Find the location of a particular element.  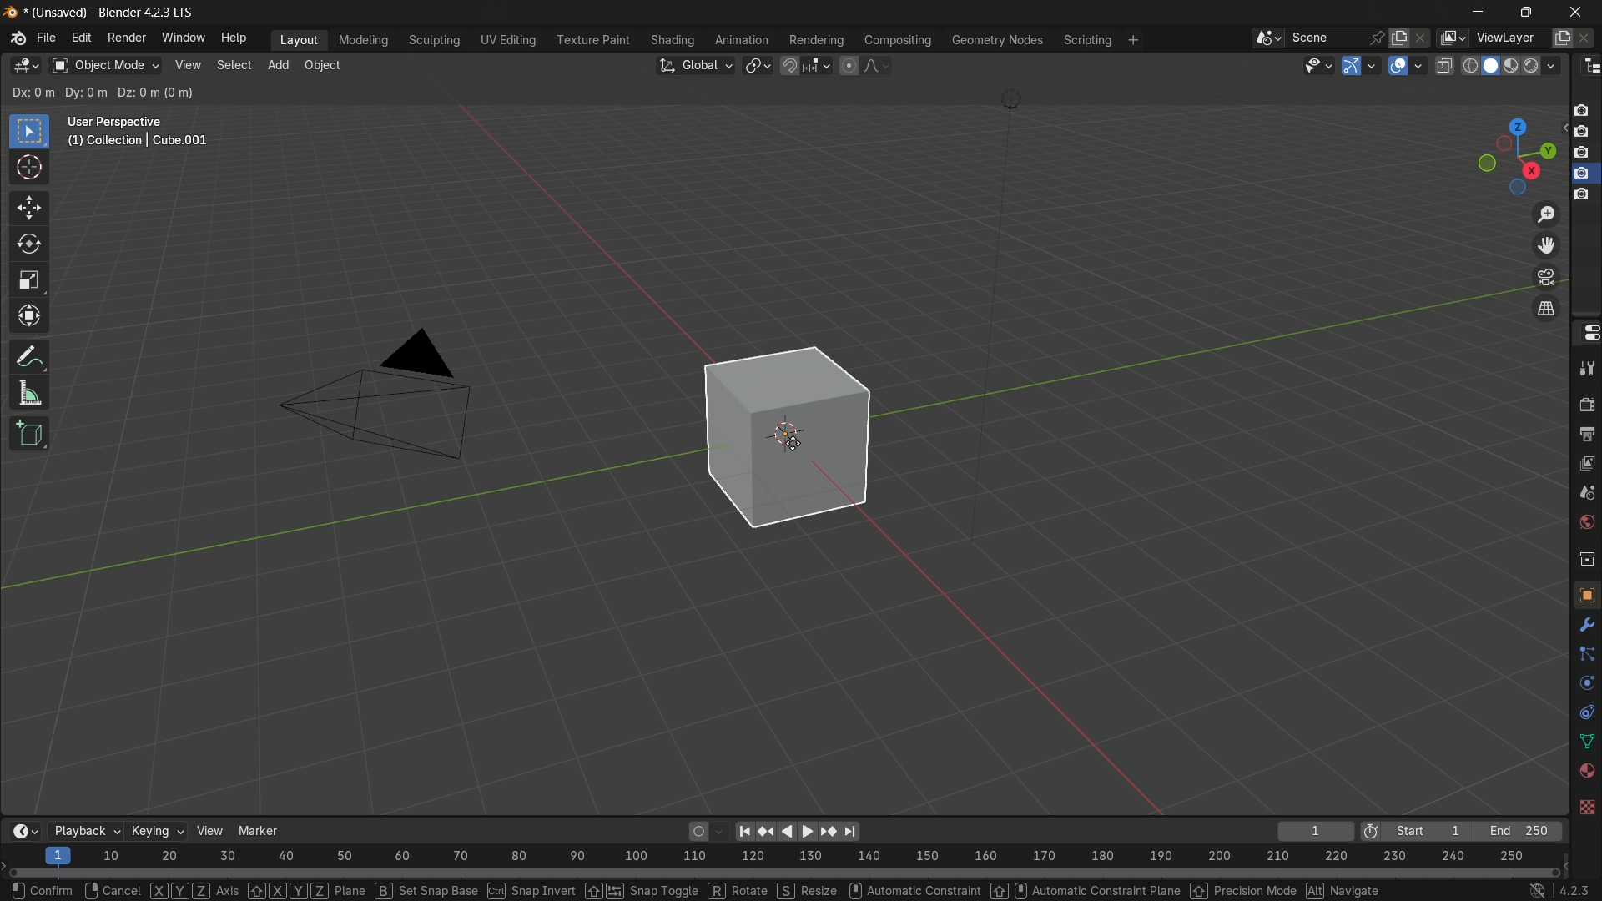

end timeline is located at coordinates (1519, 831).